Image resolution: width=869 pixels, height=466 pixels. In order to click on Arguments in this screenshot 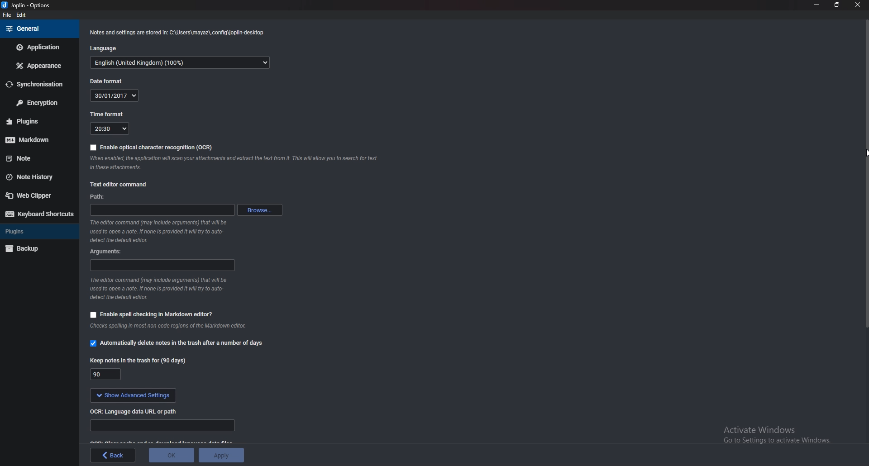, I will do `click(108, 252)`.